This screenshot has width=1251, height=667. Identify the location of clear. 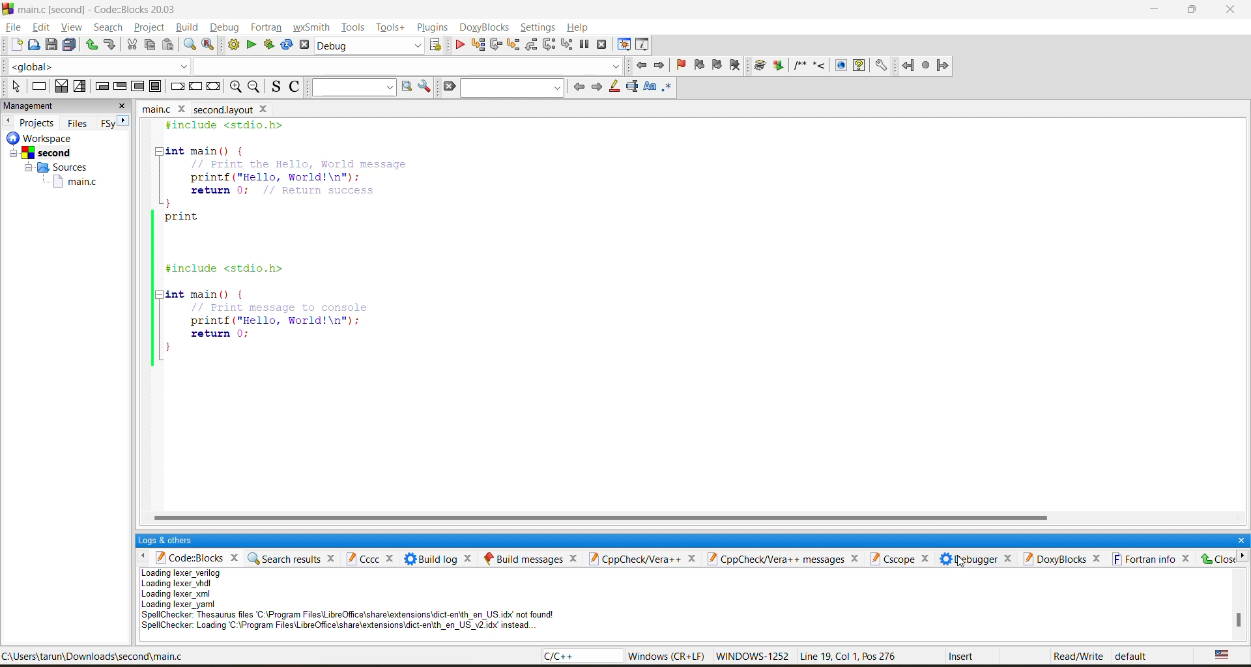
(449, 86).